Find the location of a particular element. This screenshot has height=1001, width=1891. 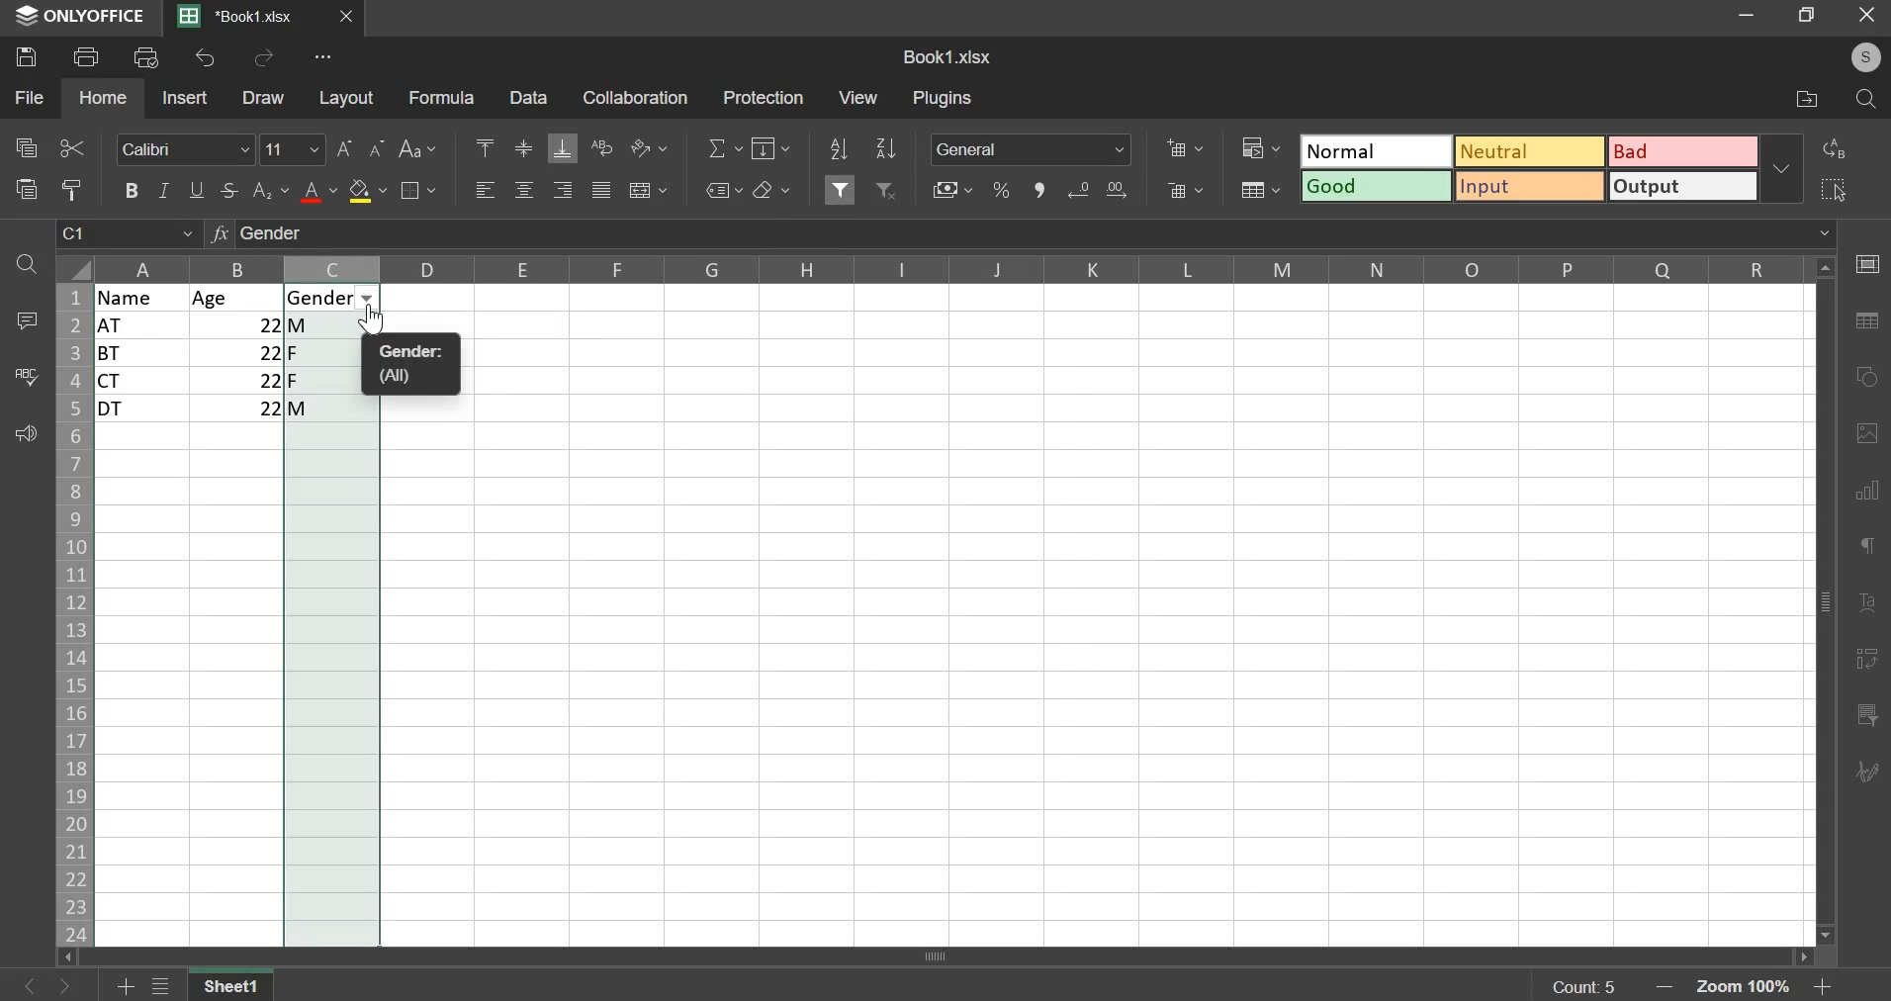

cut is located at coordinates (72, 148).